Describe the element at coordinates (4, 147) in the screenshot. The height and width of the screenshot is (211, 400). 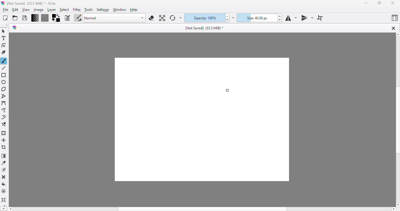
I see `crop the image to an area` at that location.